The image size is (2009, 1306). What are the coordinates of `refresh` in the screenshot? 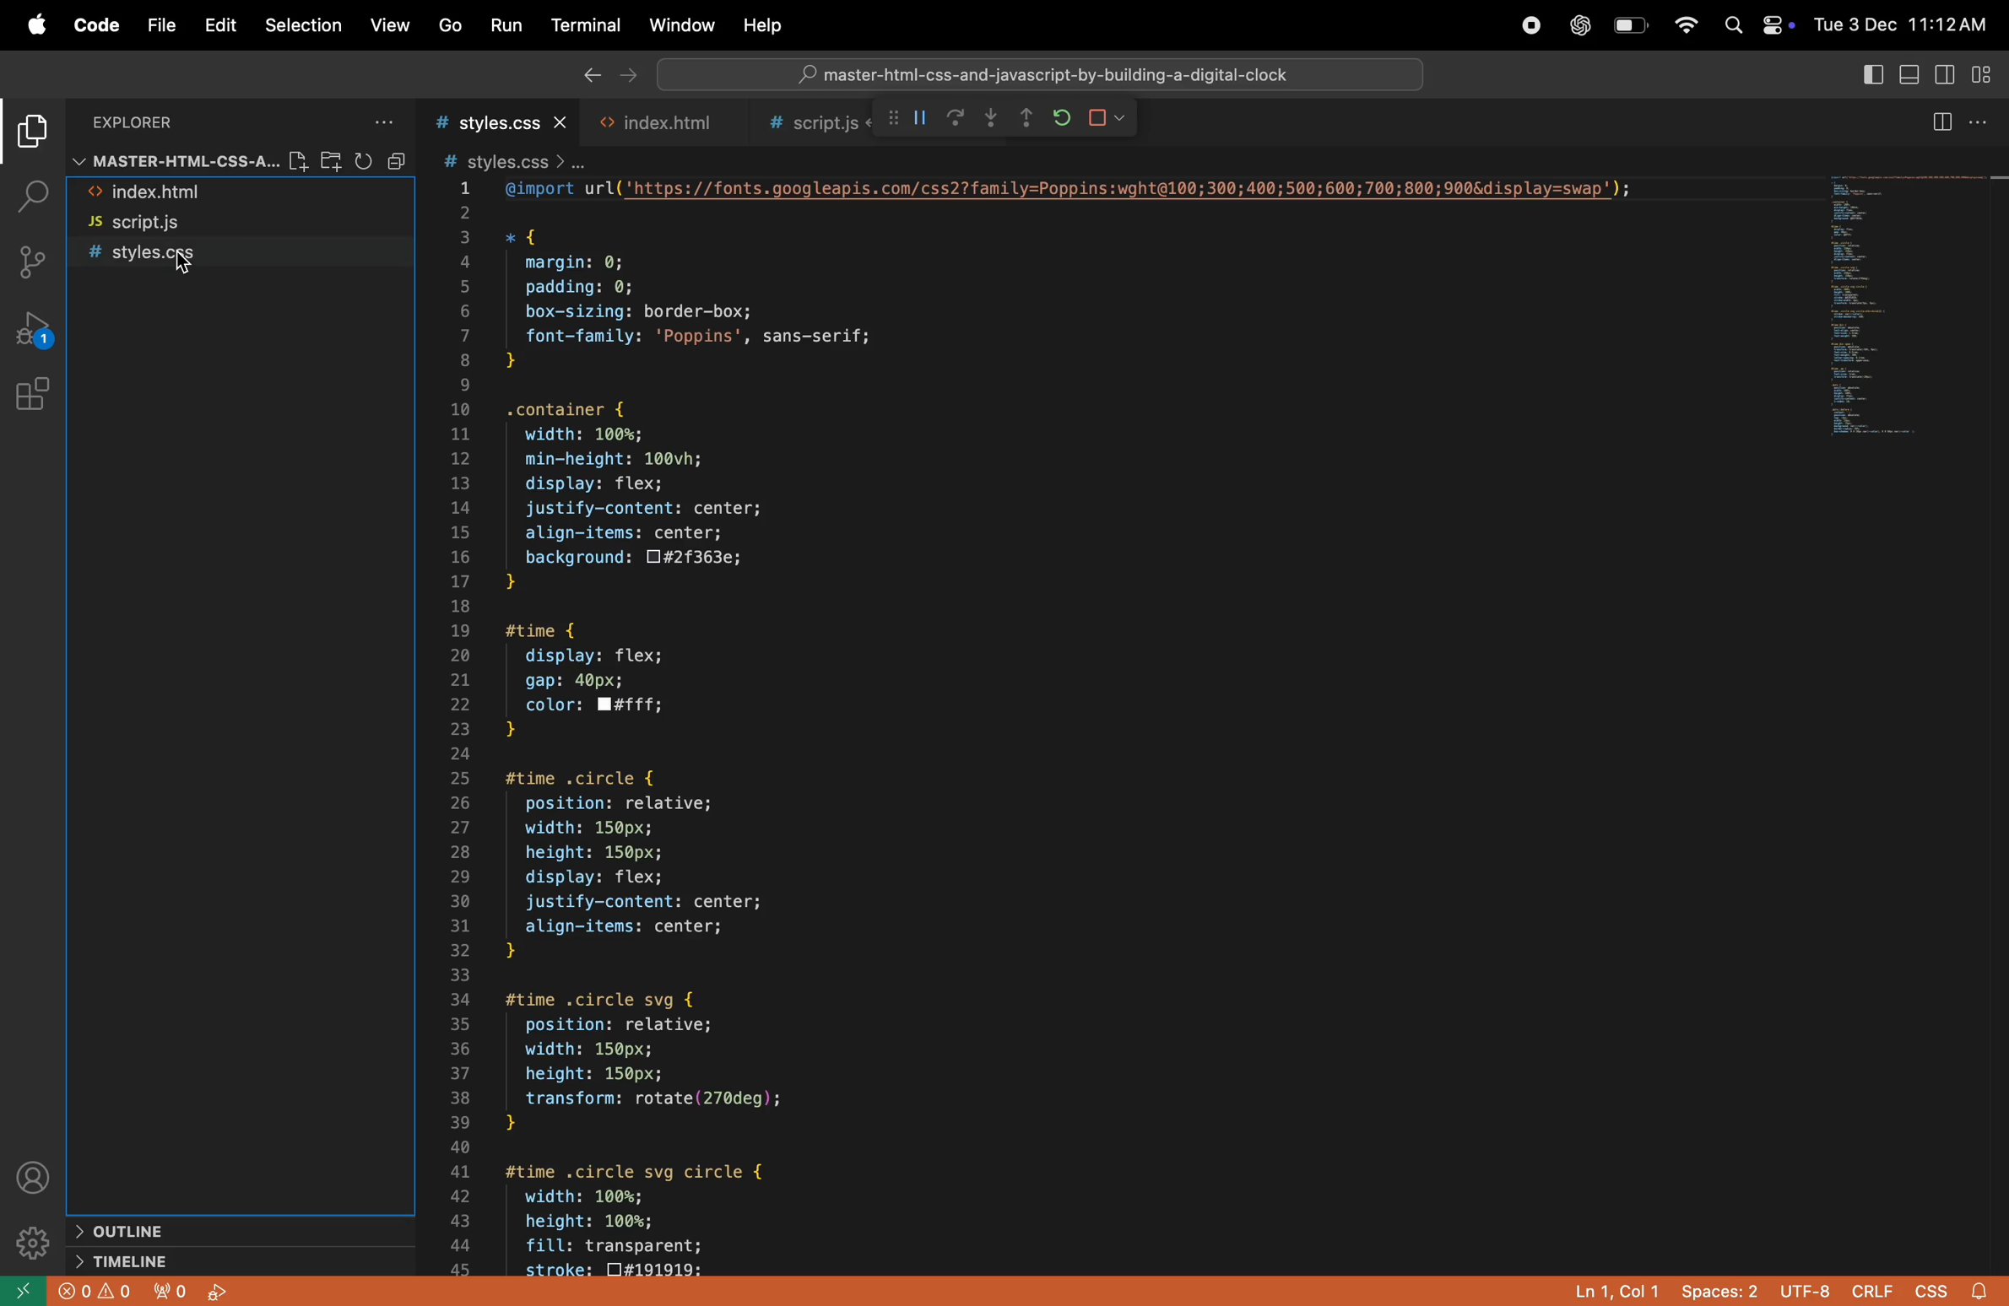 It's located at (1056, 118).